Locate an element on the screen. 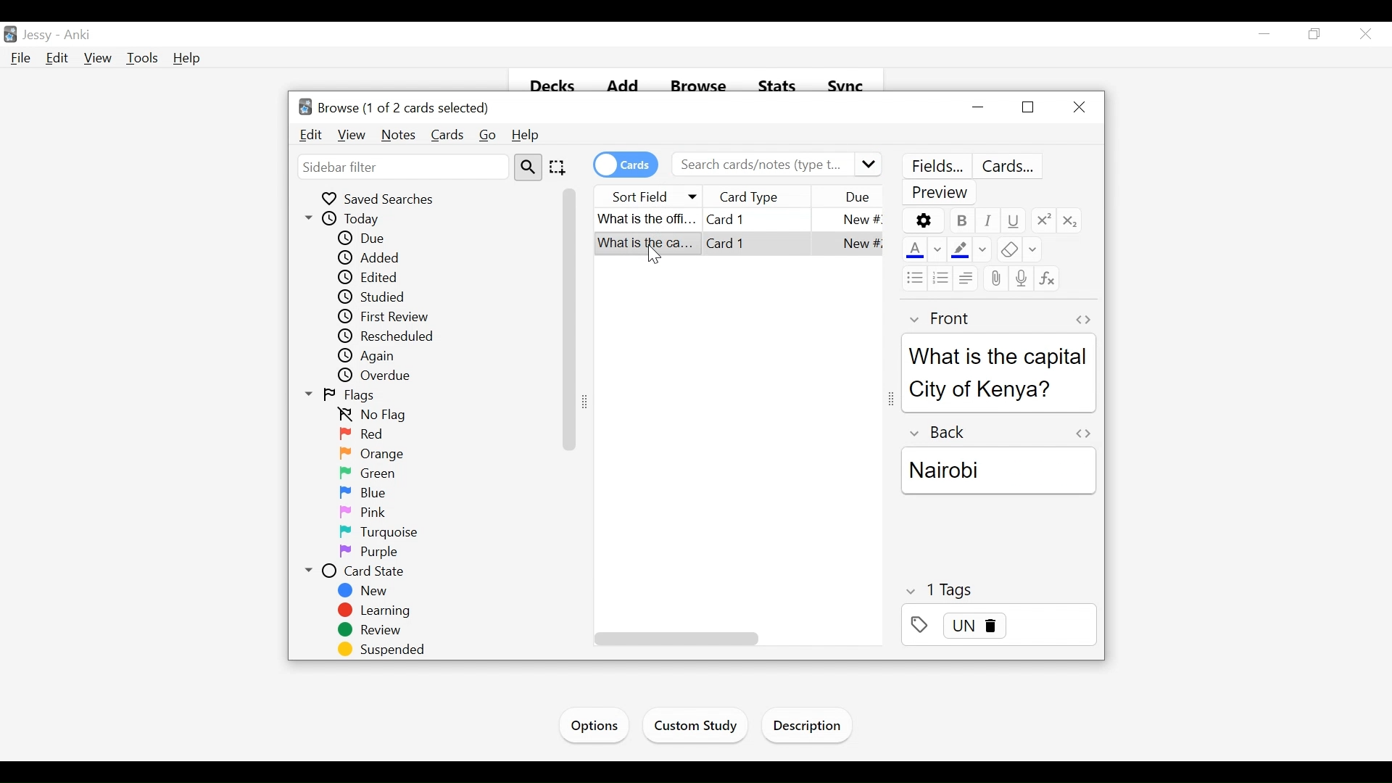  minimize is located at coordinates (1267, 35).